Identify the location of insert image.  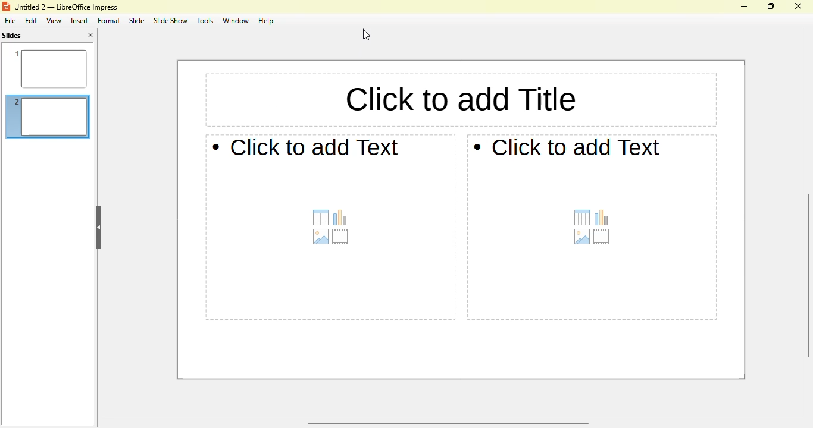
(583, 237).